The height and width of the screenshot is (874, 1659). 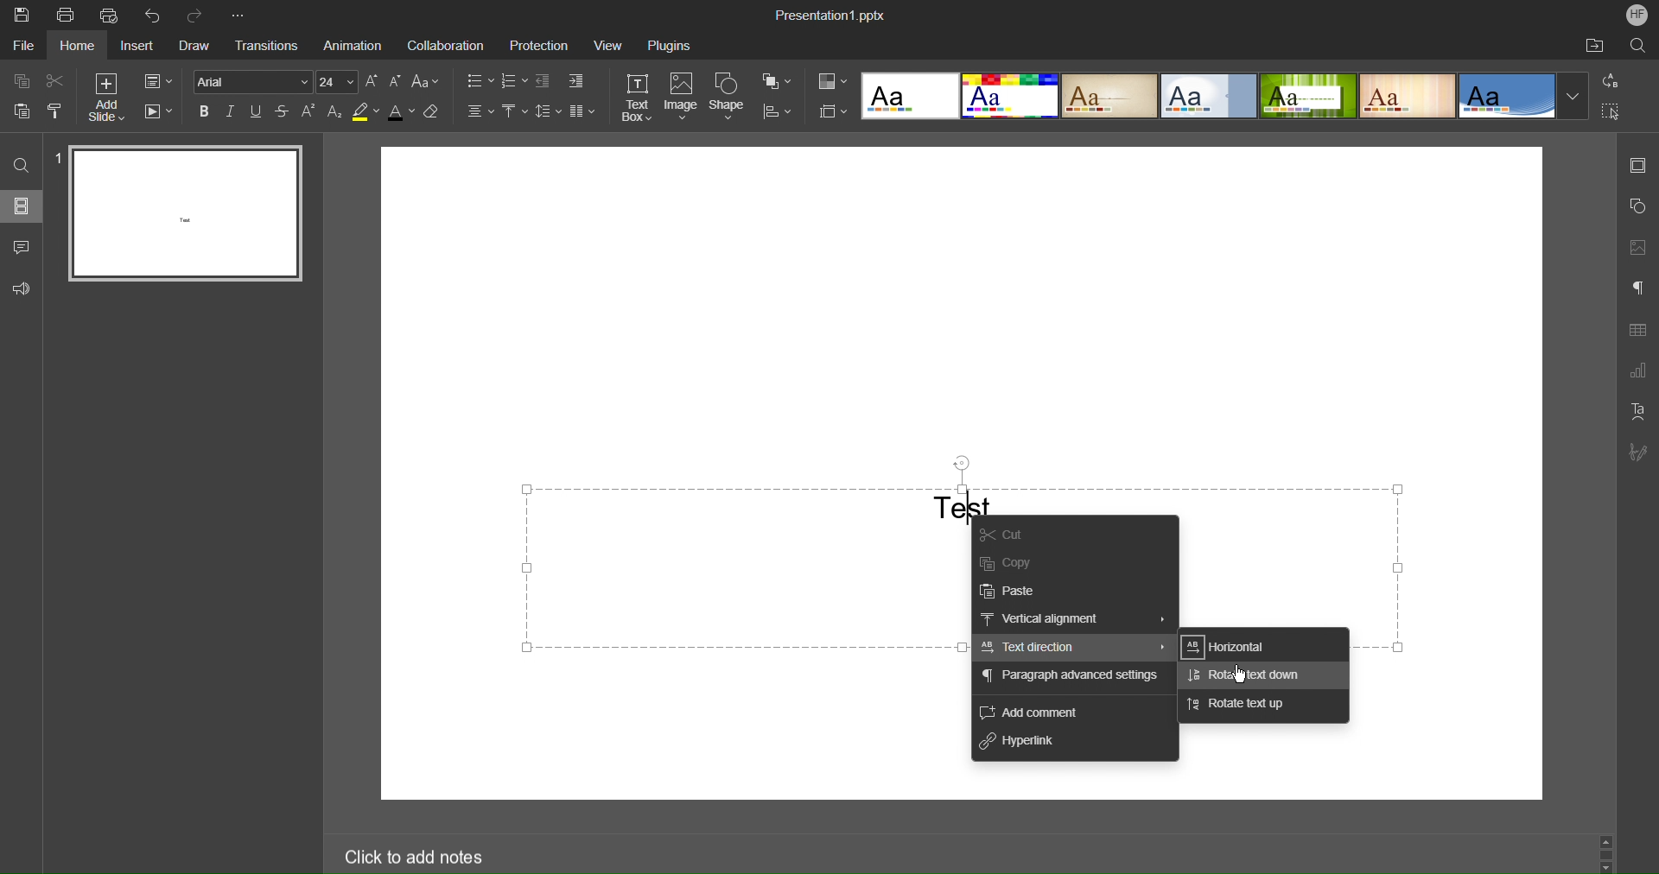 What do you see at coordinates (283, 112) in the screenshot?
I see `Strikethrough` at bounding box center [283, 112].